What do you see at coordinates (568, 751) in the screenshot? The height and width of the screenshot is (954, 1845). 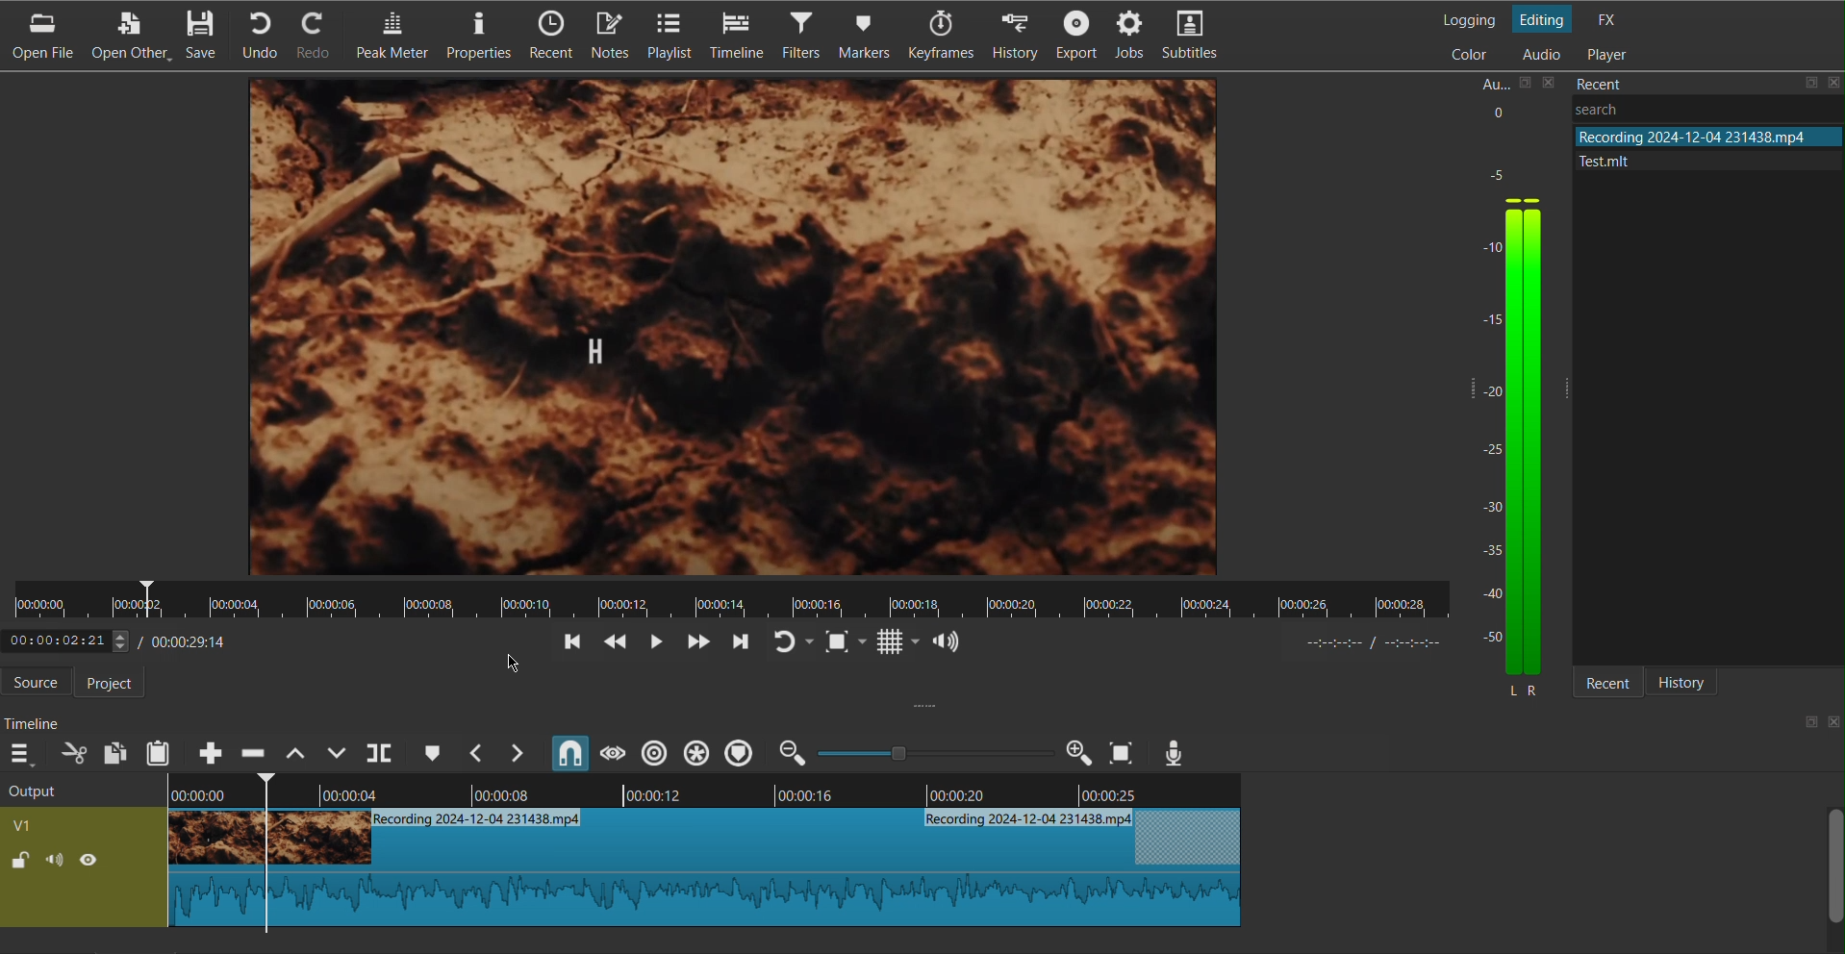 I see `Snap` at bounding box center [568, 751].